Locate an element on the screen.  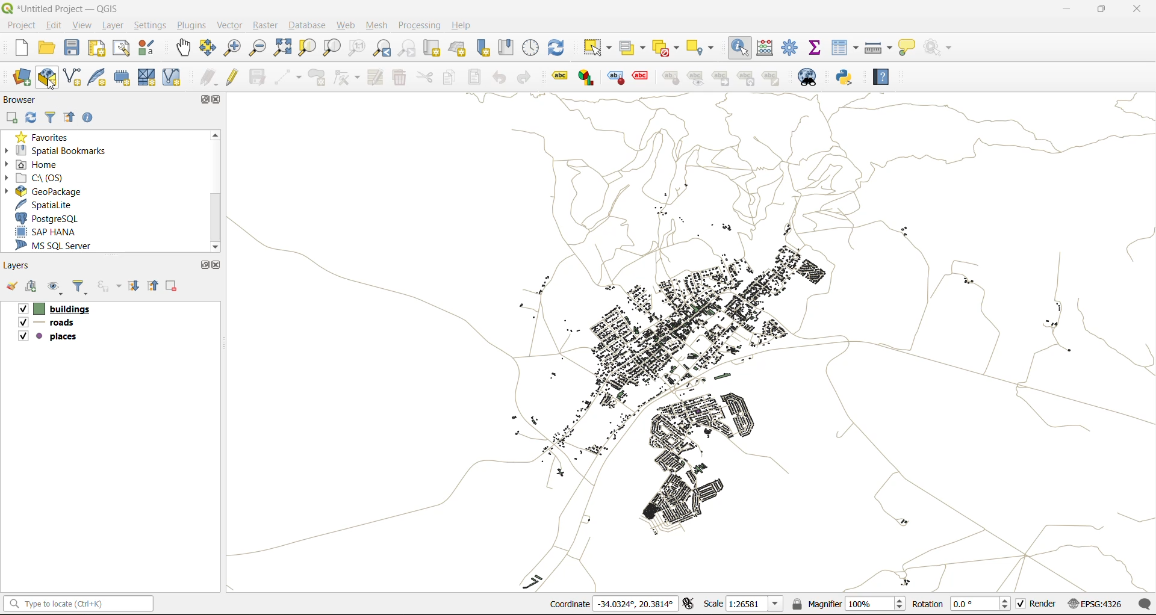
settings is located at coordinates (151, 25).